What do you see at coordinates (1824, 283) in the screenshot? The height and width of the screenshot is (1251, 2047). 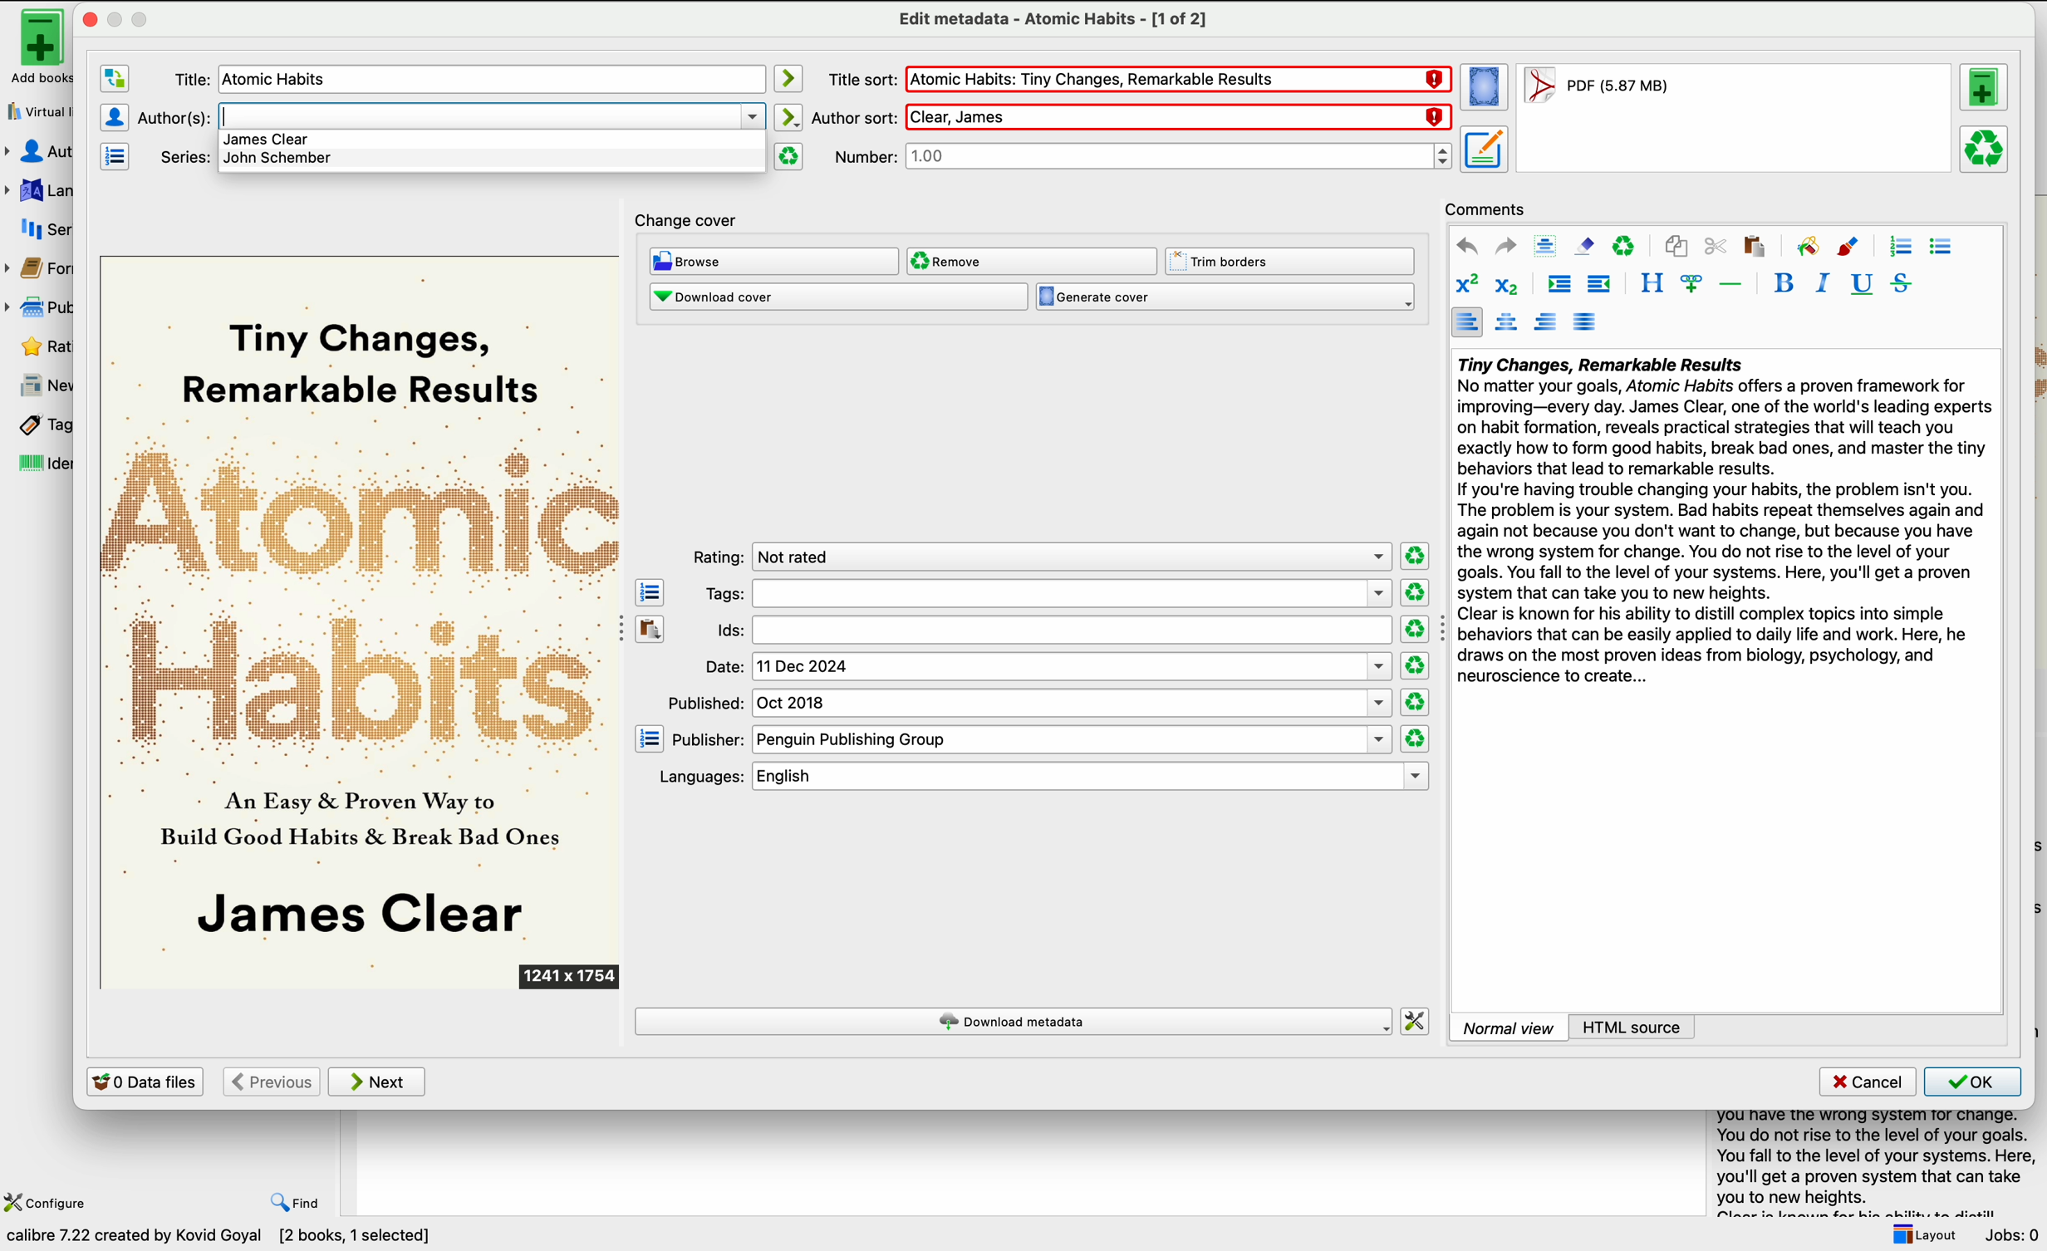 I see `italic` at bounding box center [1824, 283].